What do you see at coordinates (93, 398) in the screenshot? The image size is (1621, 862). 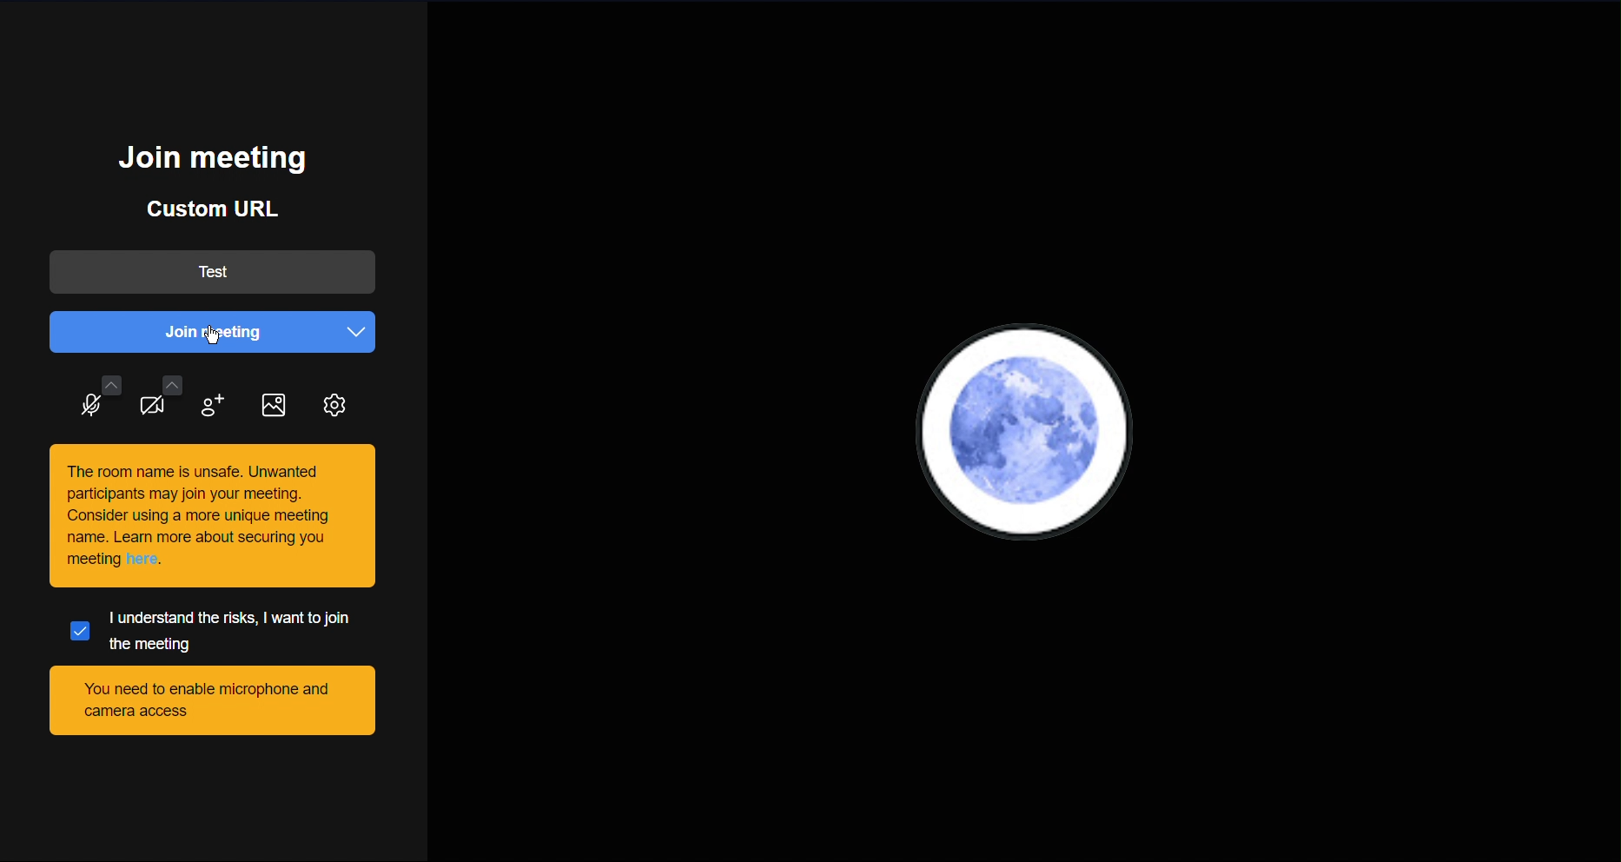 I see `Audio` at bounding box center [93, 398].